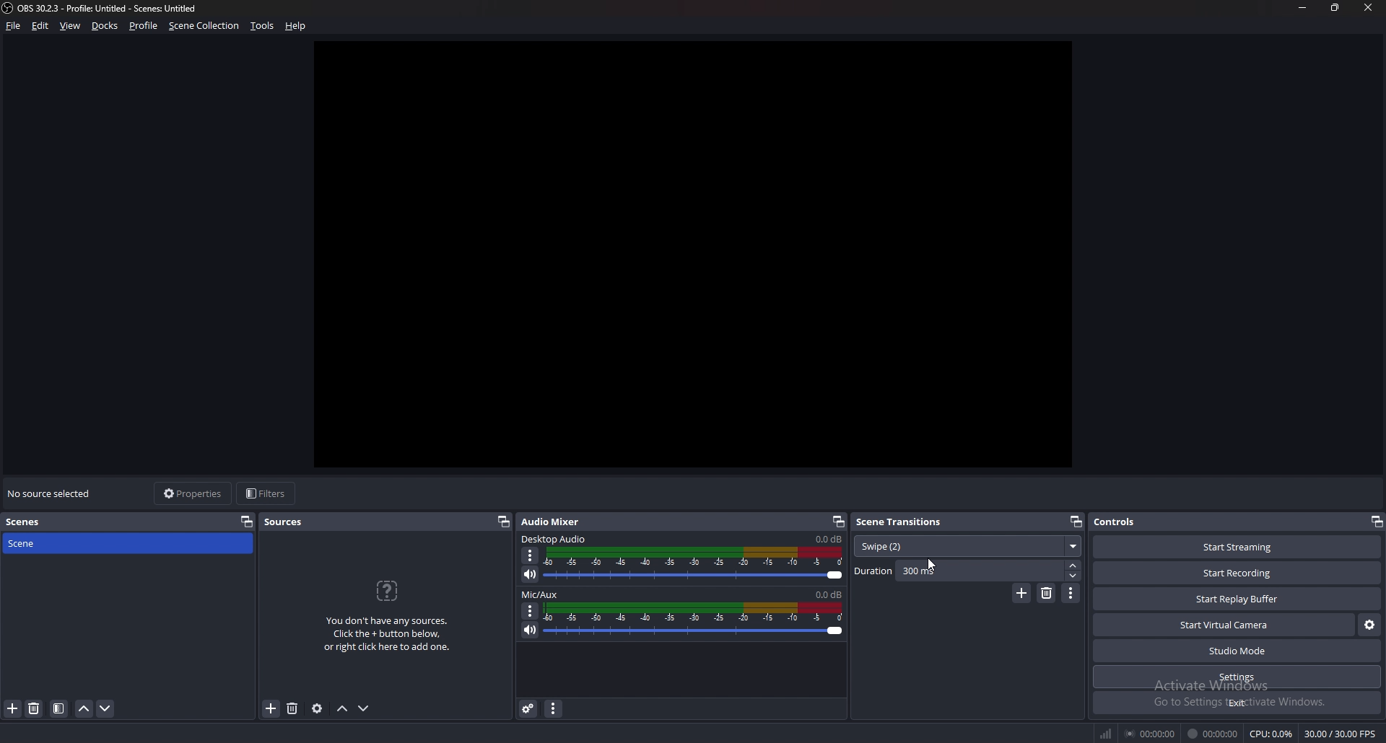 Image resolution: width=1386 pixels, height=743 pixels. I want to click on minimize, so click(1302, 7).